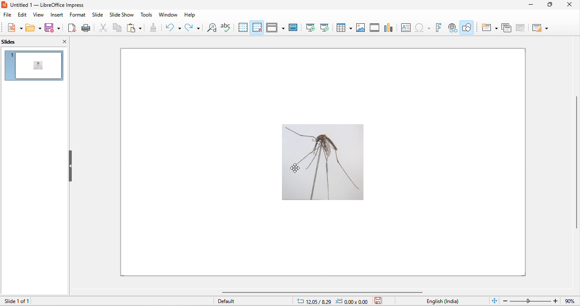 The image size is (580, 306). Describe the element at coordinates (453, 28) in the screenshot. I see `insert hyperlink` at that location.